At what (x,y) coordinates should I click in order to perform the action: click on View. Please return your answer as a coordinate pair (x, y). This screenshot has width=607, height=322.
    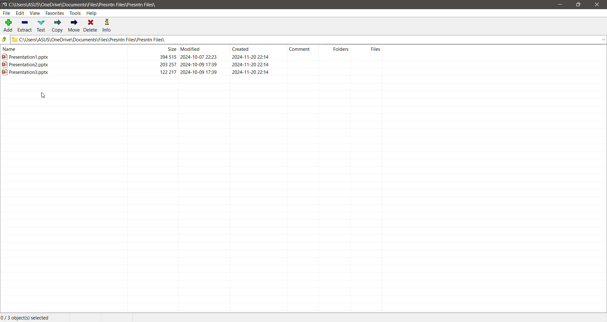
    Looking at the image, I should click on (35, 13).